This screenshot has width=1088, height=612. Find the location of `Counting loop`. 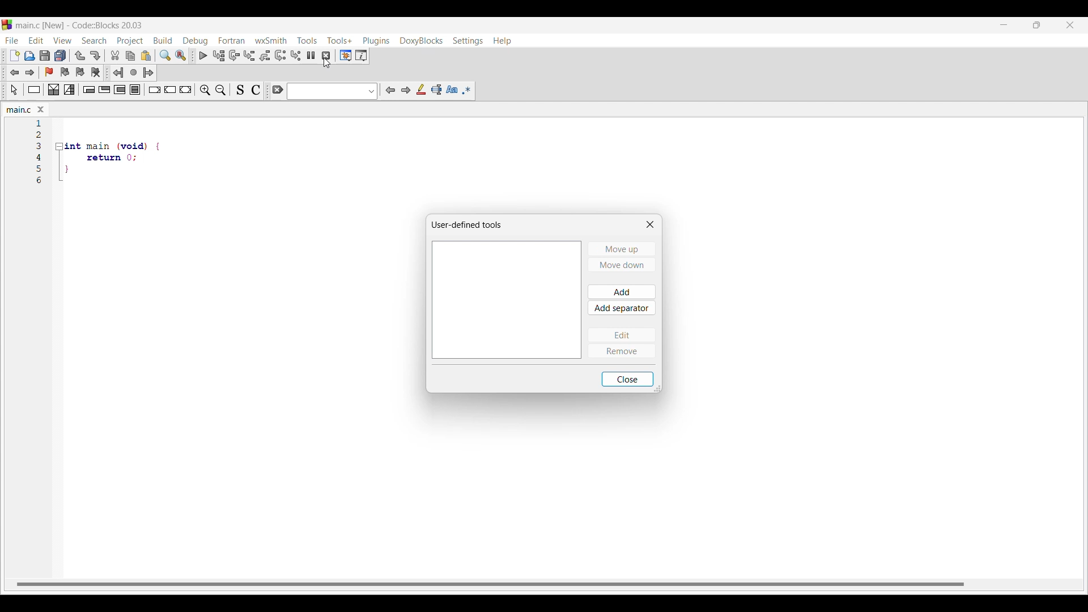

Counting loop is located at coordinates (120, 90).